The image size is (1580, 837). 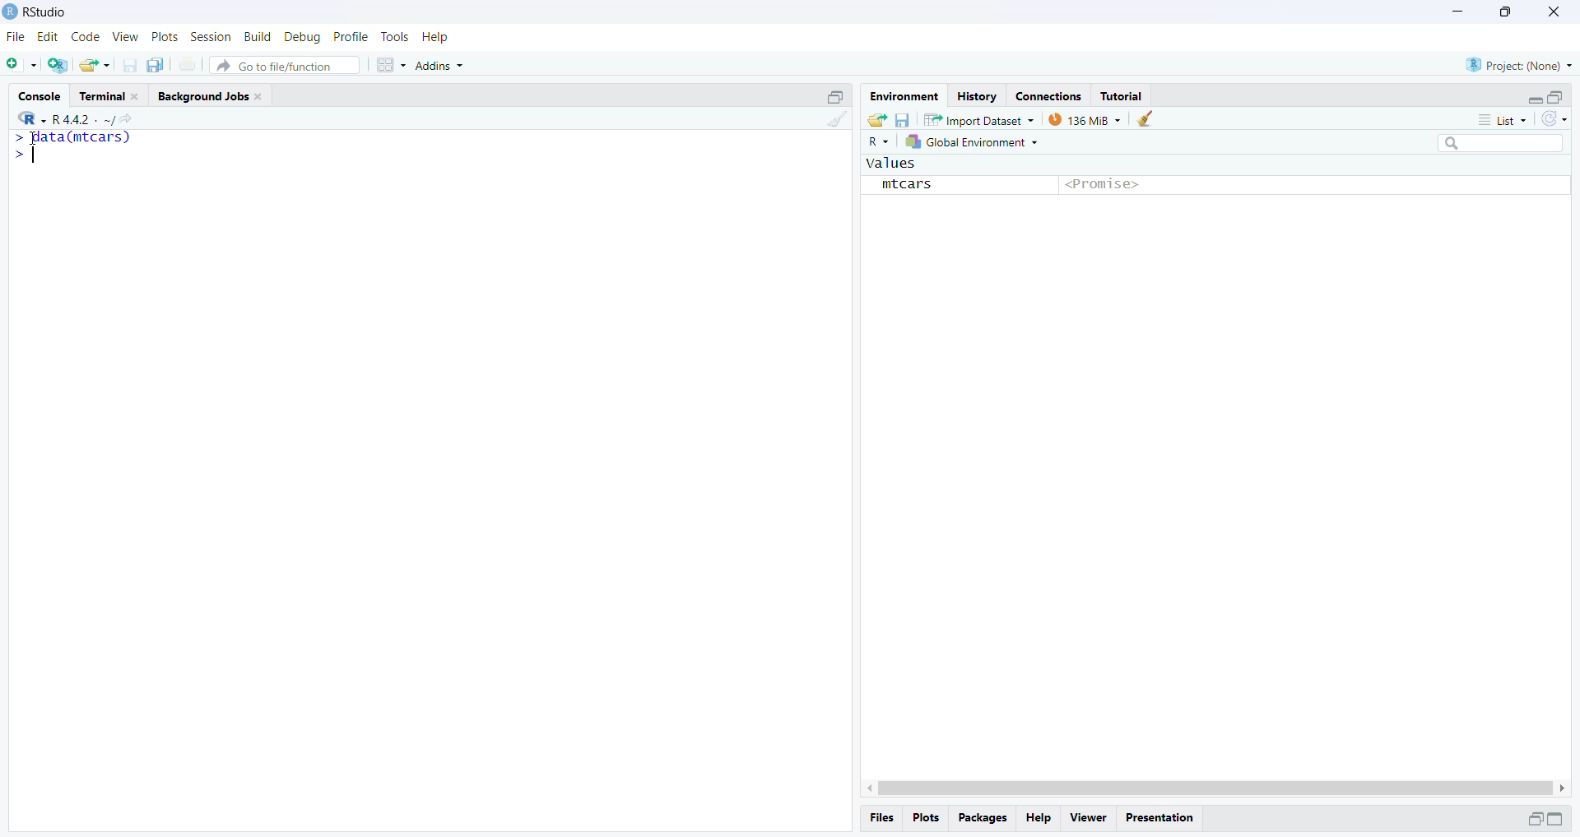 What do you see at coordinates (1124, 95) in the screenshot?
I see `Tutorial` at bounding box center [1124, 95].